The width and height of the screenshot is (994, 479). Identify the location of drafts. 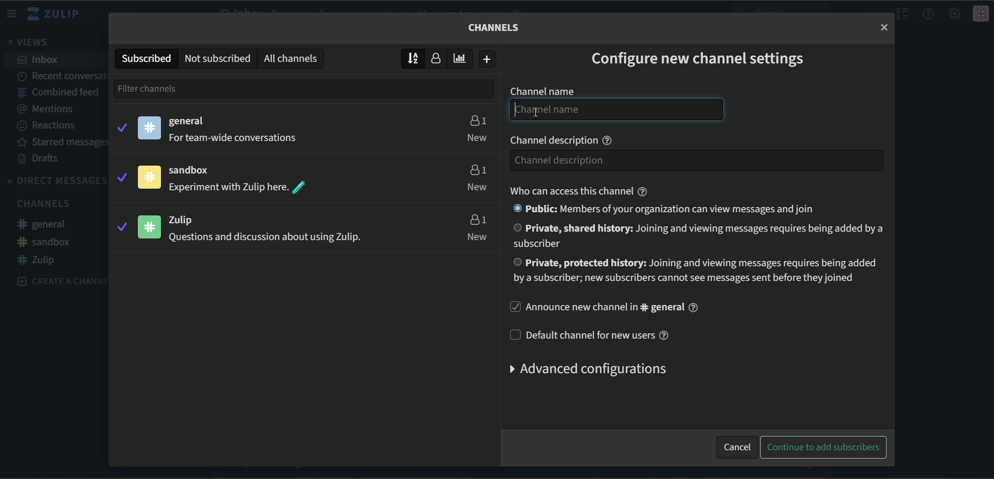
(40, 159).